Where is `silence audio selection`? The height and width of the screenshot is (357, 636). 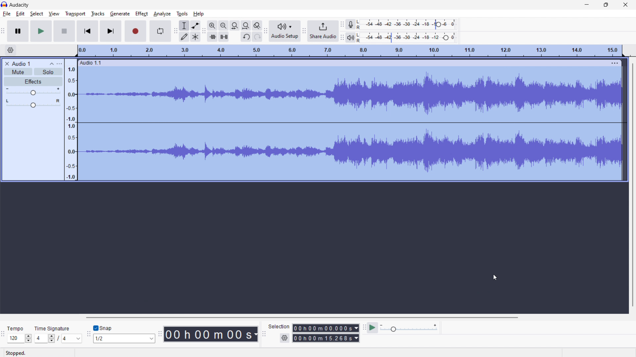 silence audio selection is located at coordinates (224, 37).